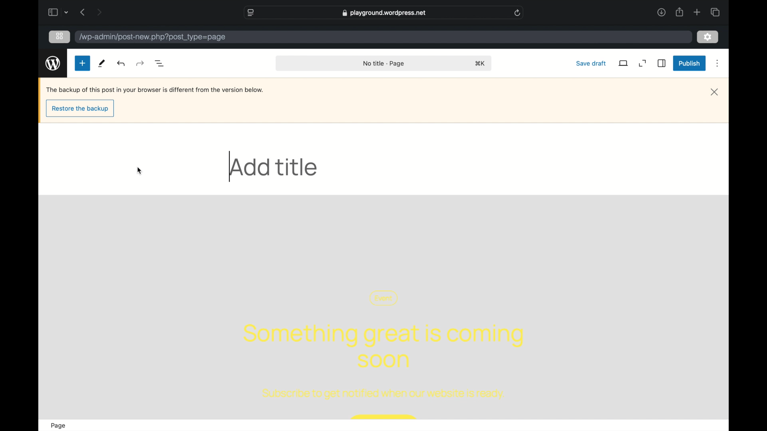 The width and height of the screenshot is (767, 431). What do you see at coordinates (58, 426) in the screenshot?
I see `page` at bounding box center [58, 426].